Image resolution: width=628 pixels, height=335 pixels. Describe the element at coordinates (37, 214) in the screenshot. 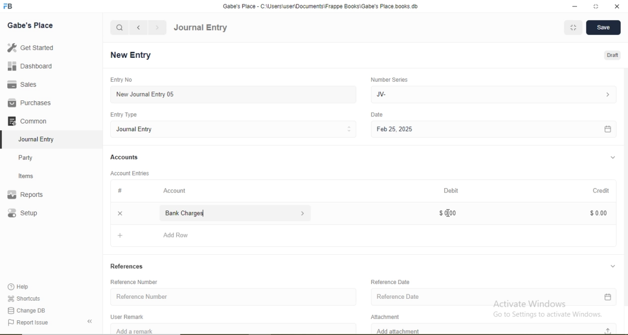

I see `Setup` at that location.